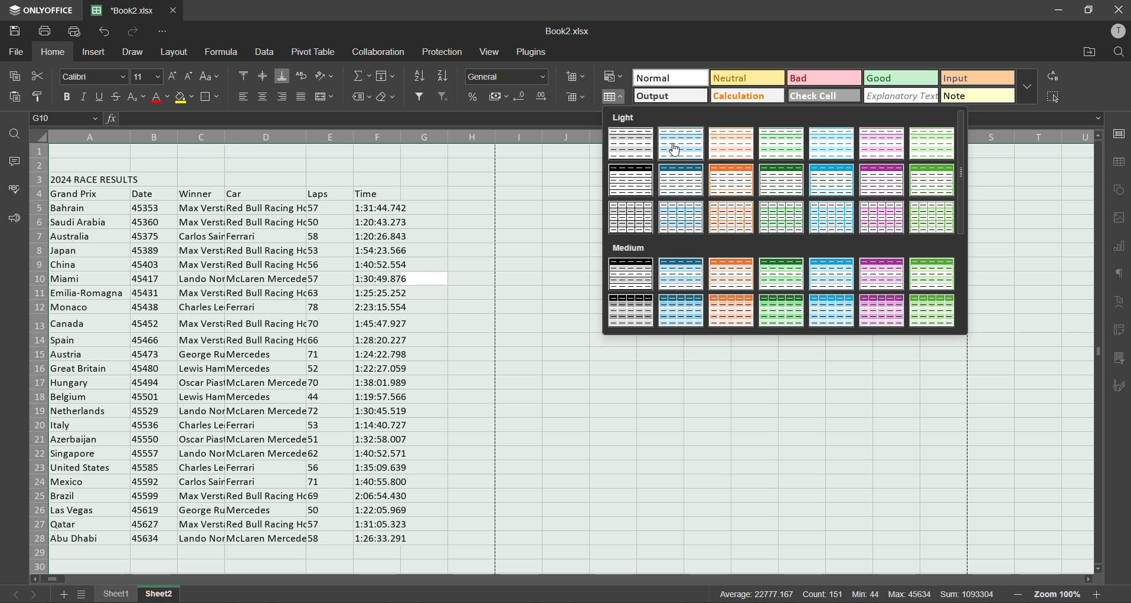  I want to click on paragraph, so click(1117, 277).